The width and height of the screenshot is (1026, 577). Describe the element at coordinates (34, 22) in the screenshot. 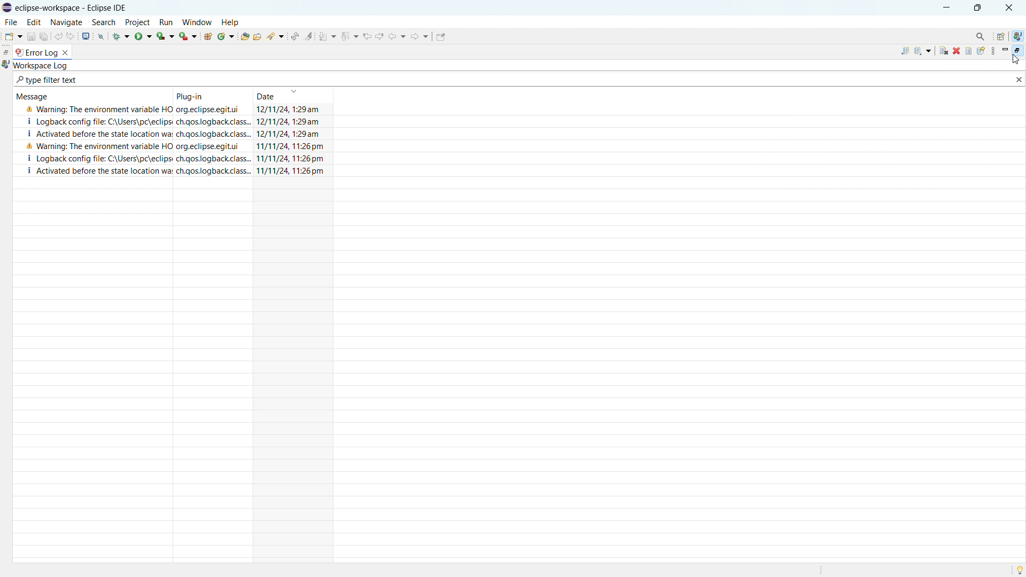

I see `edit` at that location.